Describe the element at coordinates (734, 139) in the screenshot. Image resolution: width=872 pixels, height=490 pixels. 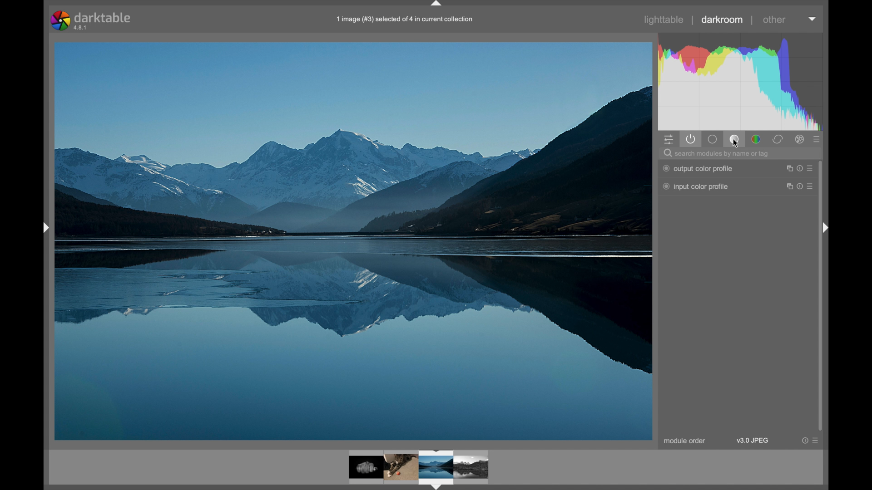
I see `tone` at that location.